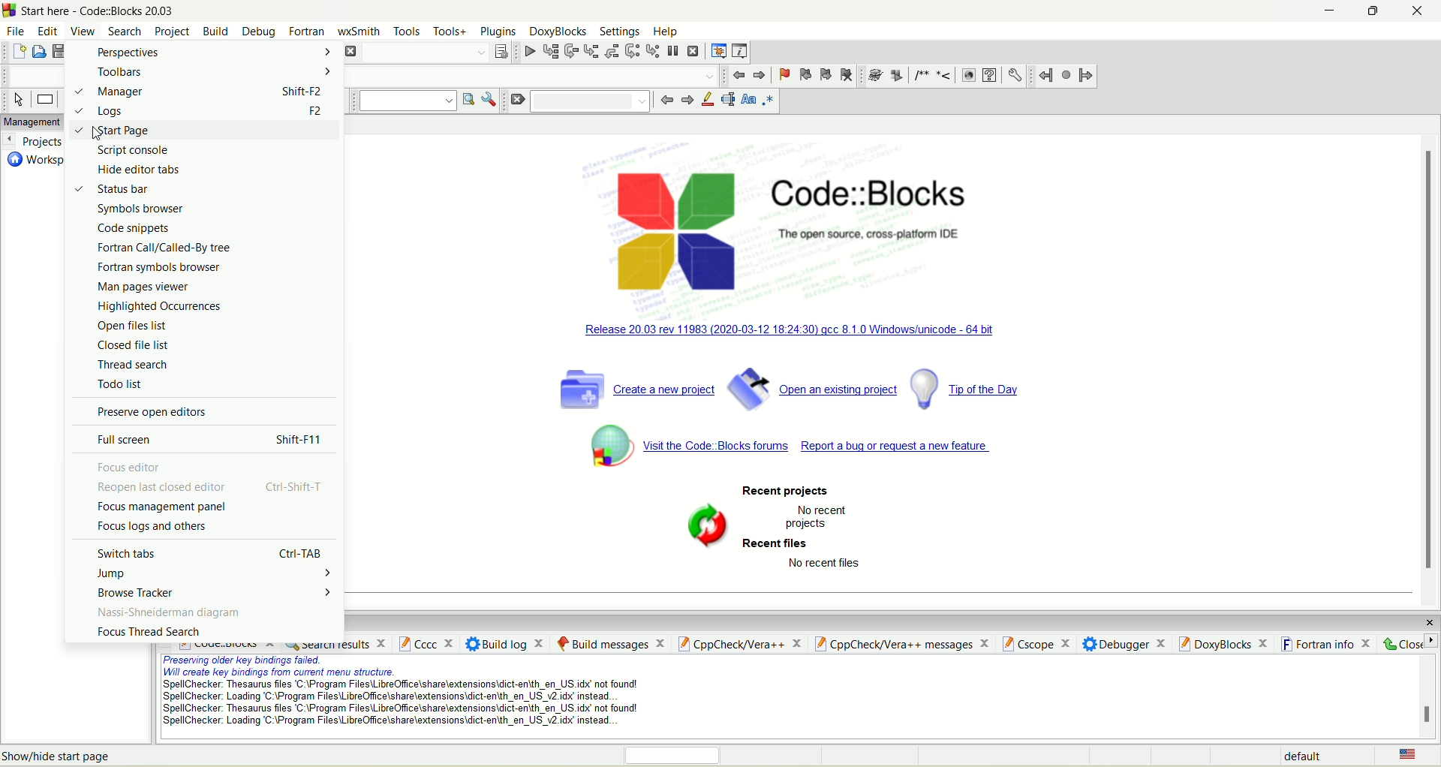 This screenshot has width=1441, height=767. Describe the element at coordinates (448, 35) in the screenshot. I see `tools+` at that location.